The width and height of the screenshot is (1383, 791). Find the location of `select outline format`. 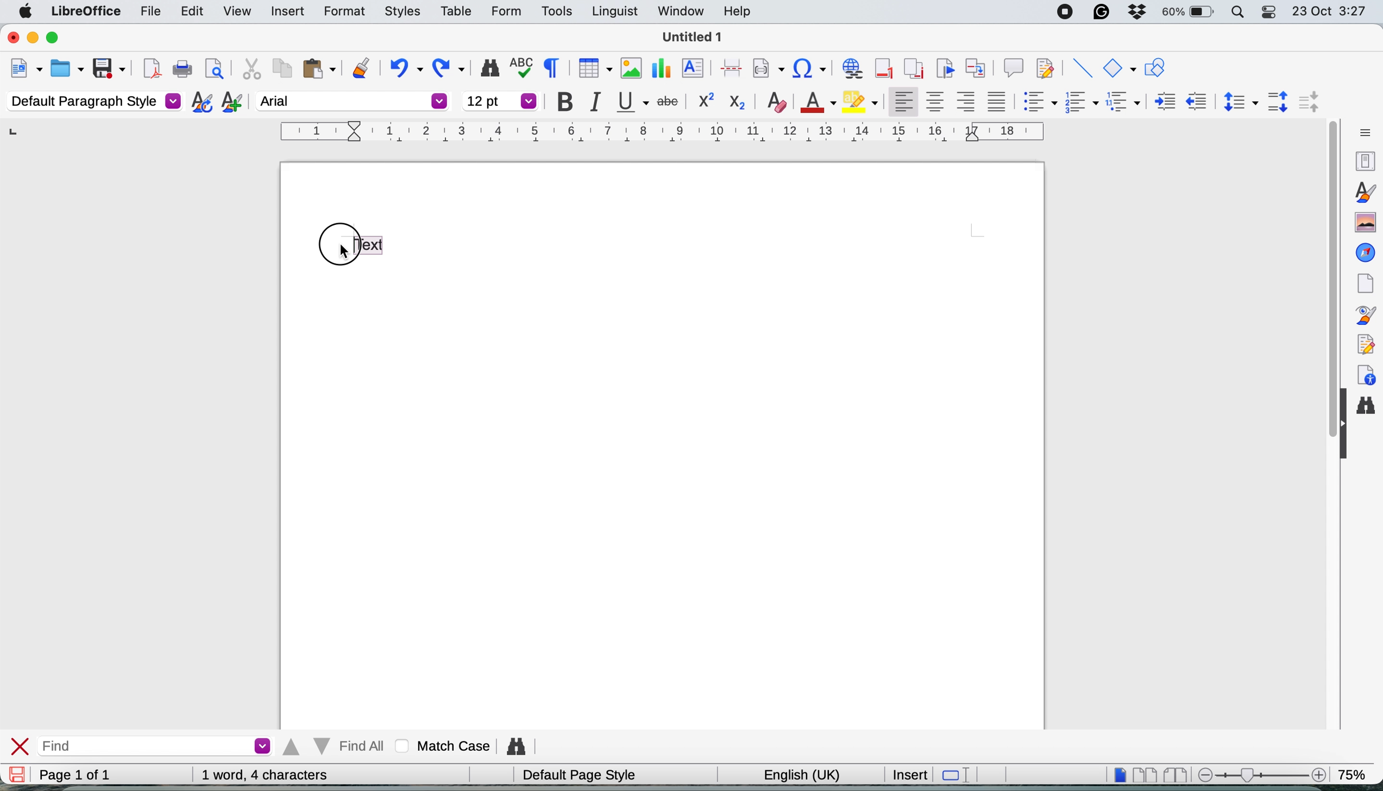

select outline format is located at coordinates (1123, 102).